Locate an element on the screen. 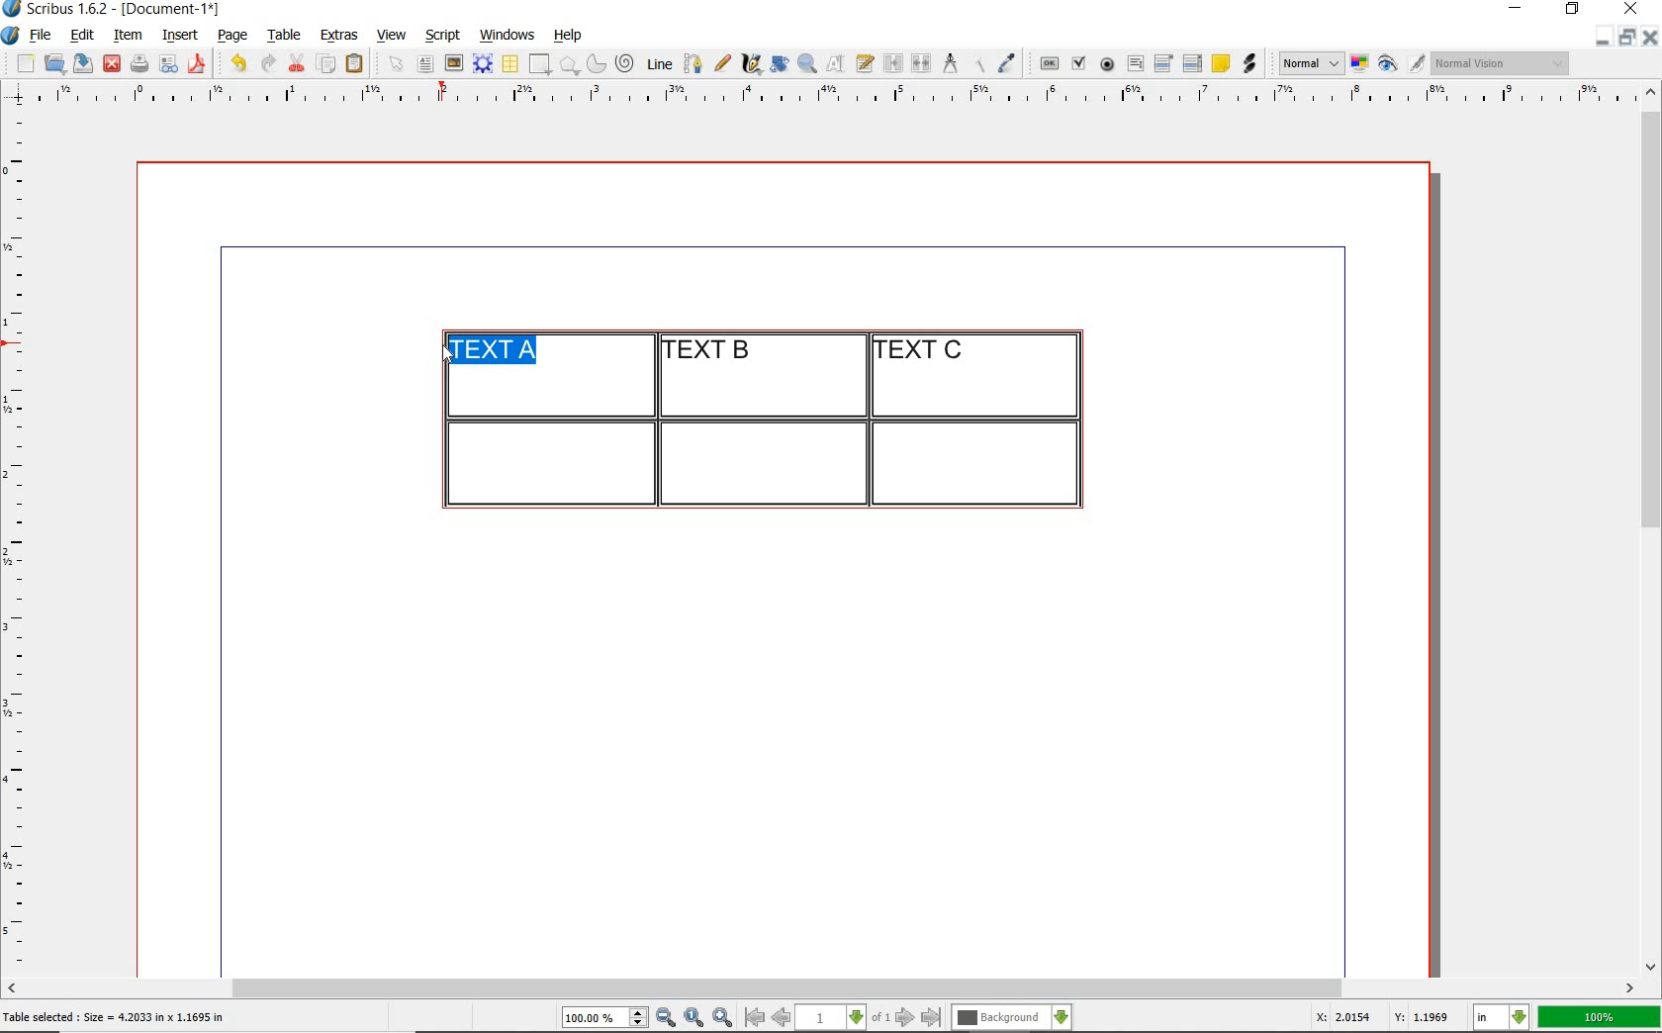 The width and height of the screenshot is (1662, 1033). link text frames is located at coordinates (894, 65).